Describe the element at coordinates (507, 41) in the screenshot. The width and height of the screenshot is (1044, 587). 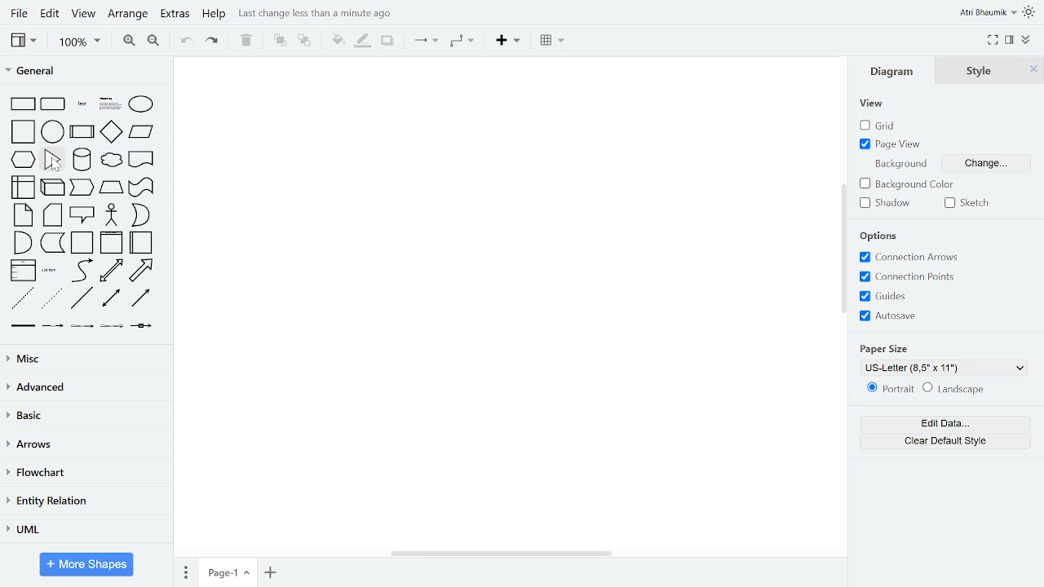
I see `insert` at that location.